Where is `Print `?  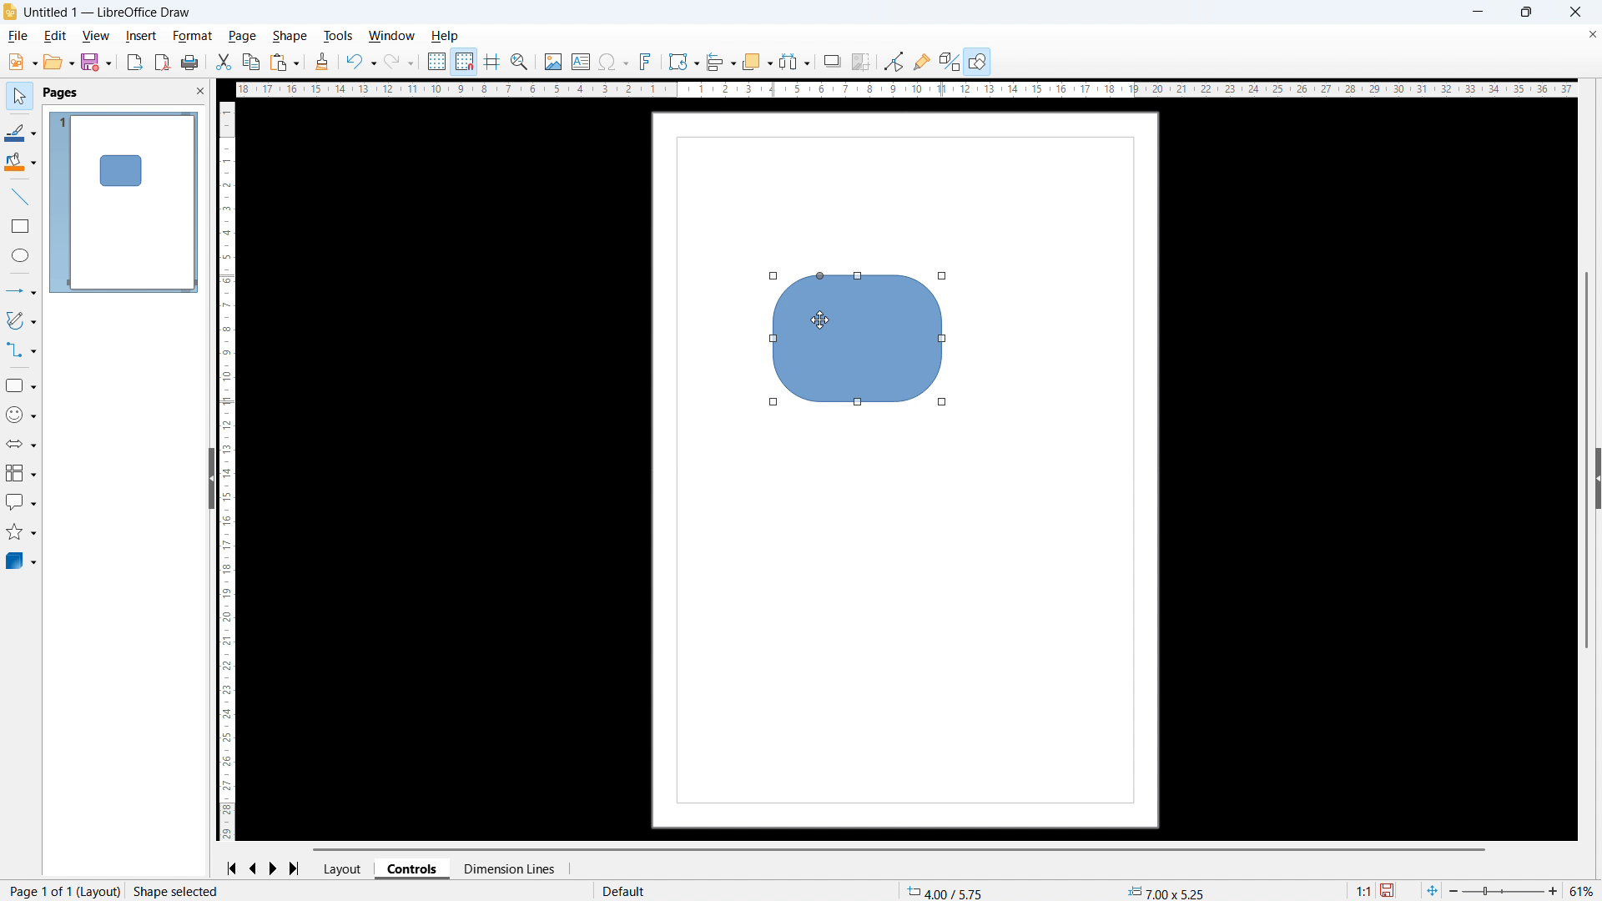 Print  is located at coordinates (190, 63).